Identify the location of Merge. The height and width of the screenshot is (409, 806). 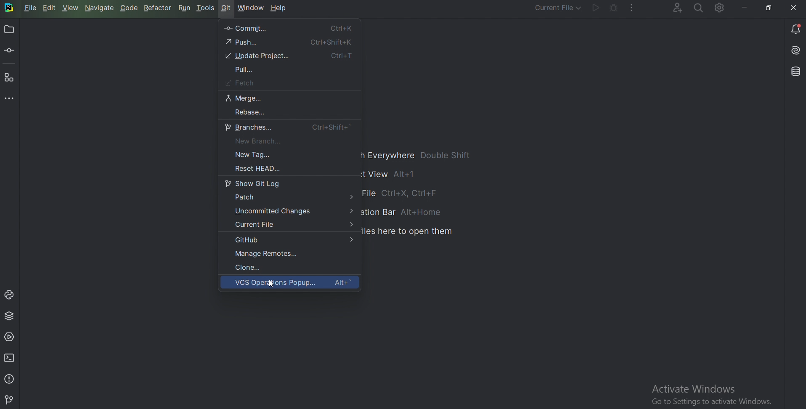
(244, 98).